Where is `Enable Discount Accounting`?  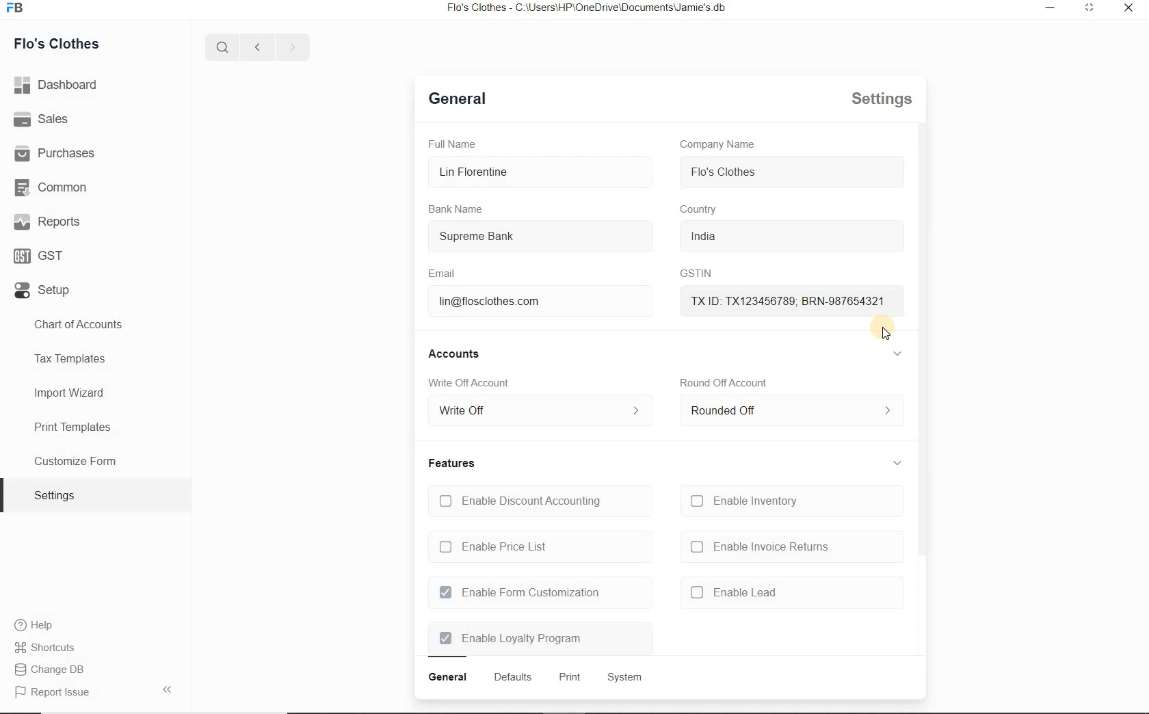 Enable Discount Accounting is located at coordinates (519, 501).